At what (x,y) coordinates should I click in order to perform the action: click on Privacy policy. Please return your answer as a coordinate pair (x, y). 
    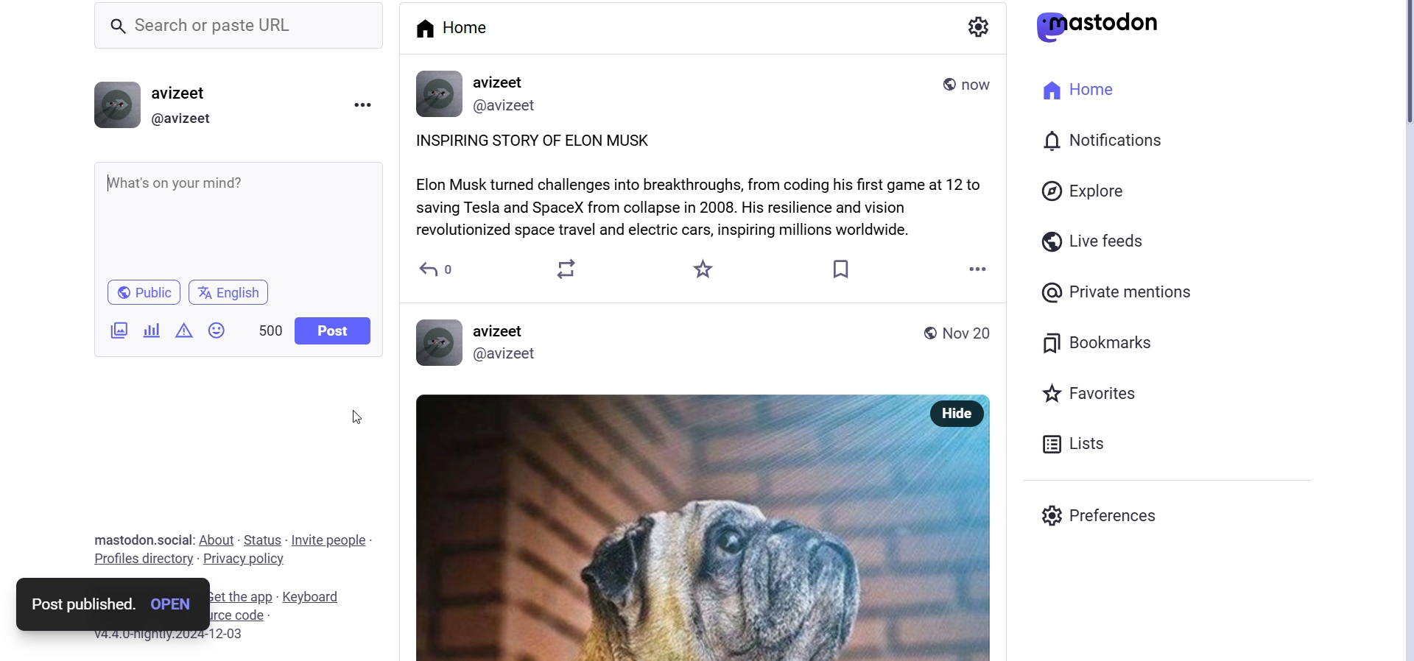
    Looking at the image, I should click on (247, 561).